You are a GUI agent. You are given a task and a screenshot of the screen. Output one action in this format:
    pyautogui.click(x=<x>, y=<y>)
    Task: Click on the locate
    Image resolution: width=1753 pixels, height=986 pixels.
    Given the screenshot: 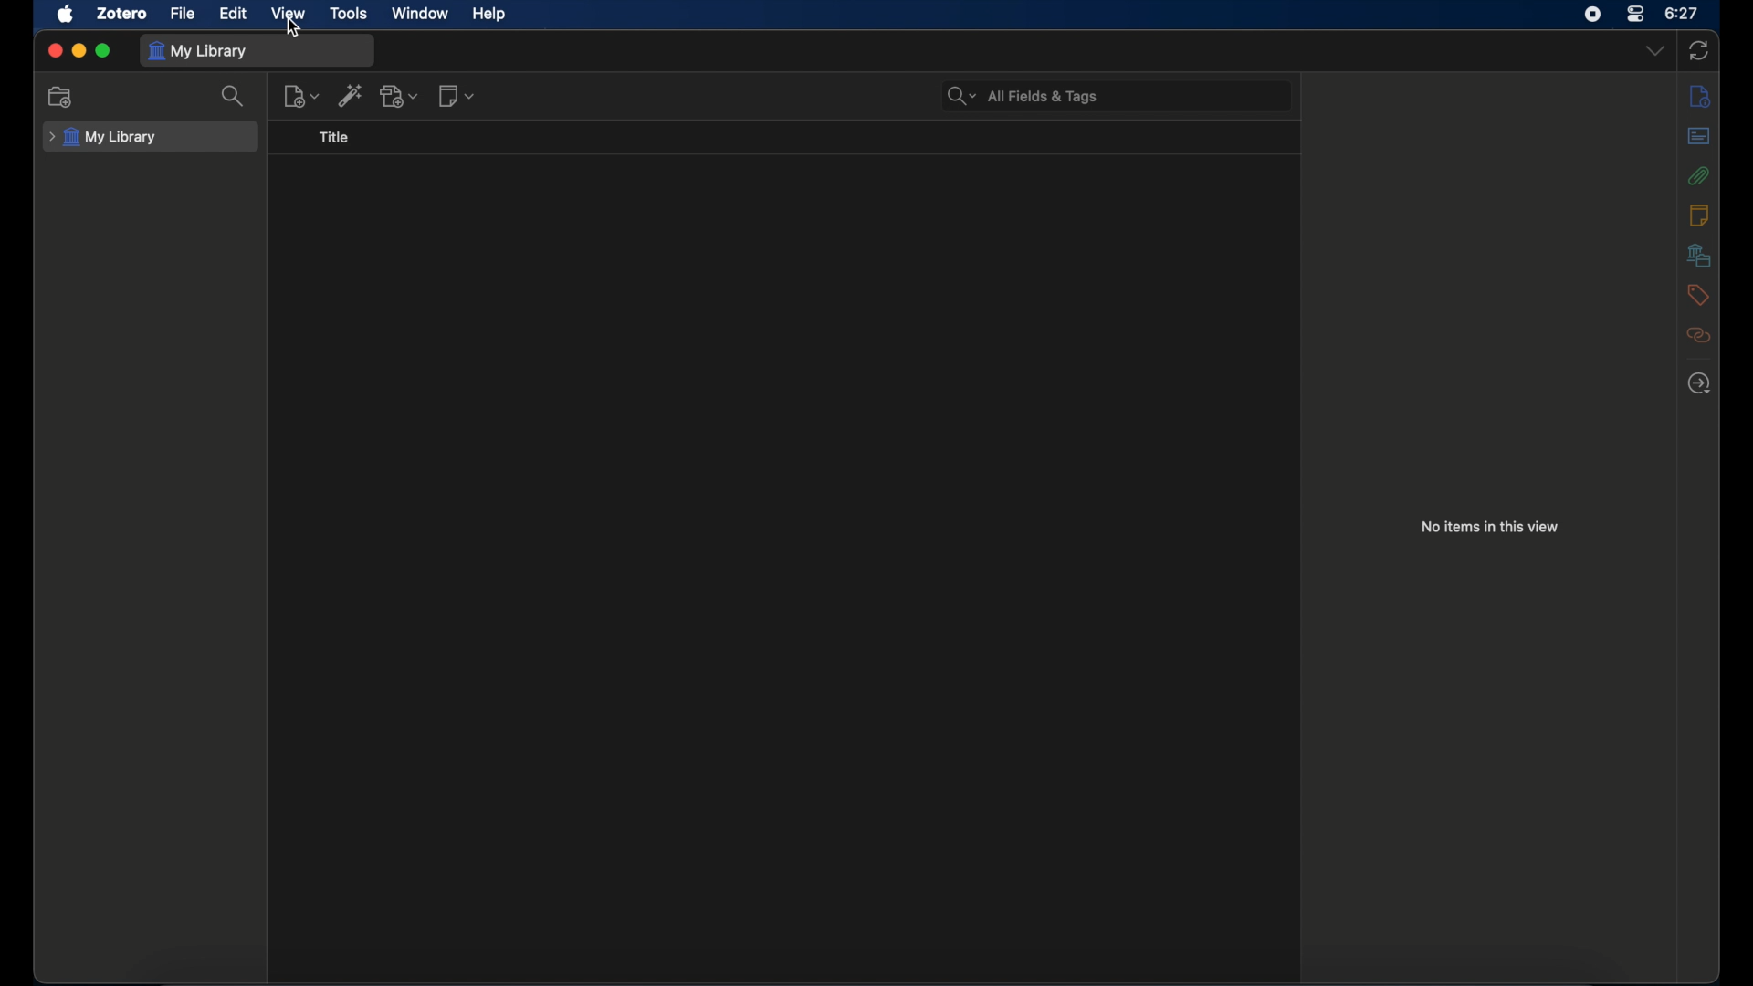 What is the action you would take?
    pyautogui.click(x=1699, y=383)
    